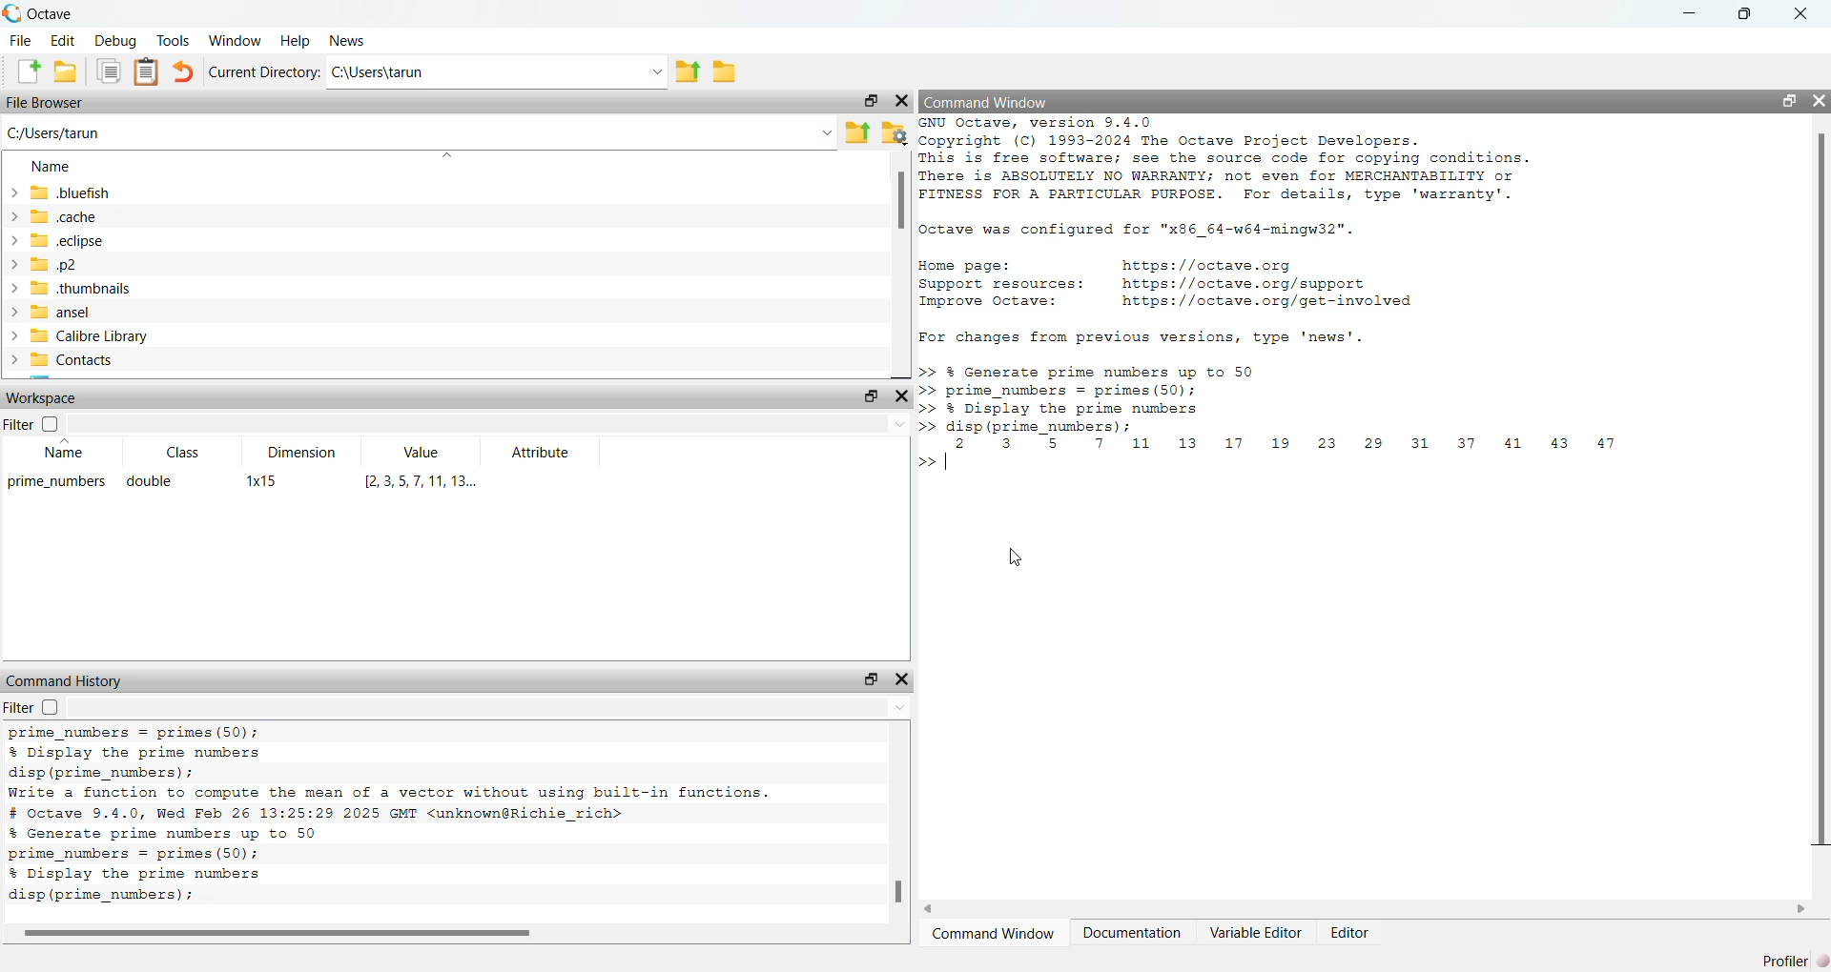 The width and height of the screenshot is (1831, 972). Describe the element at coordinates (63, 217) in the screenshot. I see `.cache` at that location.